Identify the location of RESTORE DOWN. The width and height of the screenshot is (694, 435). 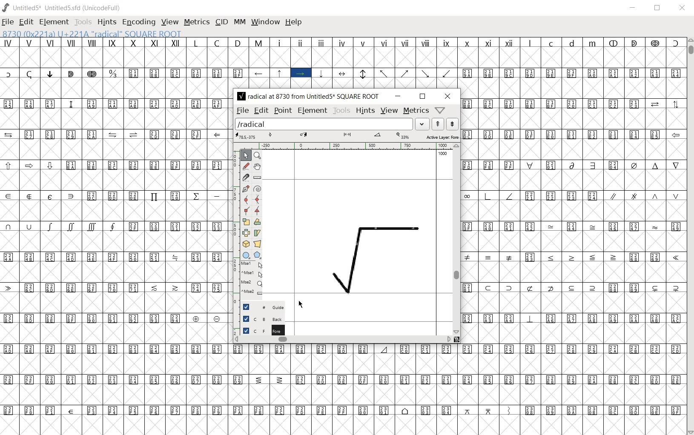
(658, 8).